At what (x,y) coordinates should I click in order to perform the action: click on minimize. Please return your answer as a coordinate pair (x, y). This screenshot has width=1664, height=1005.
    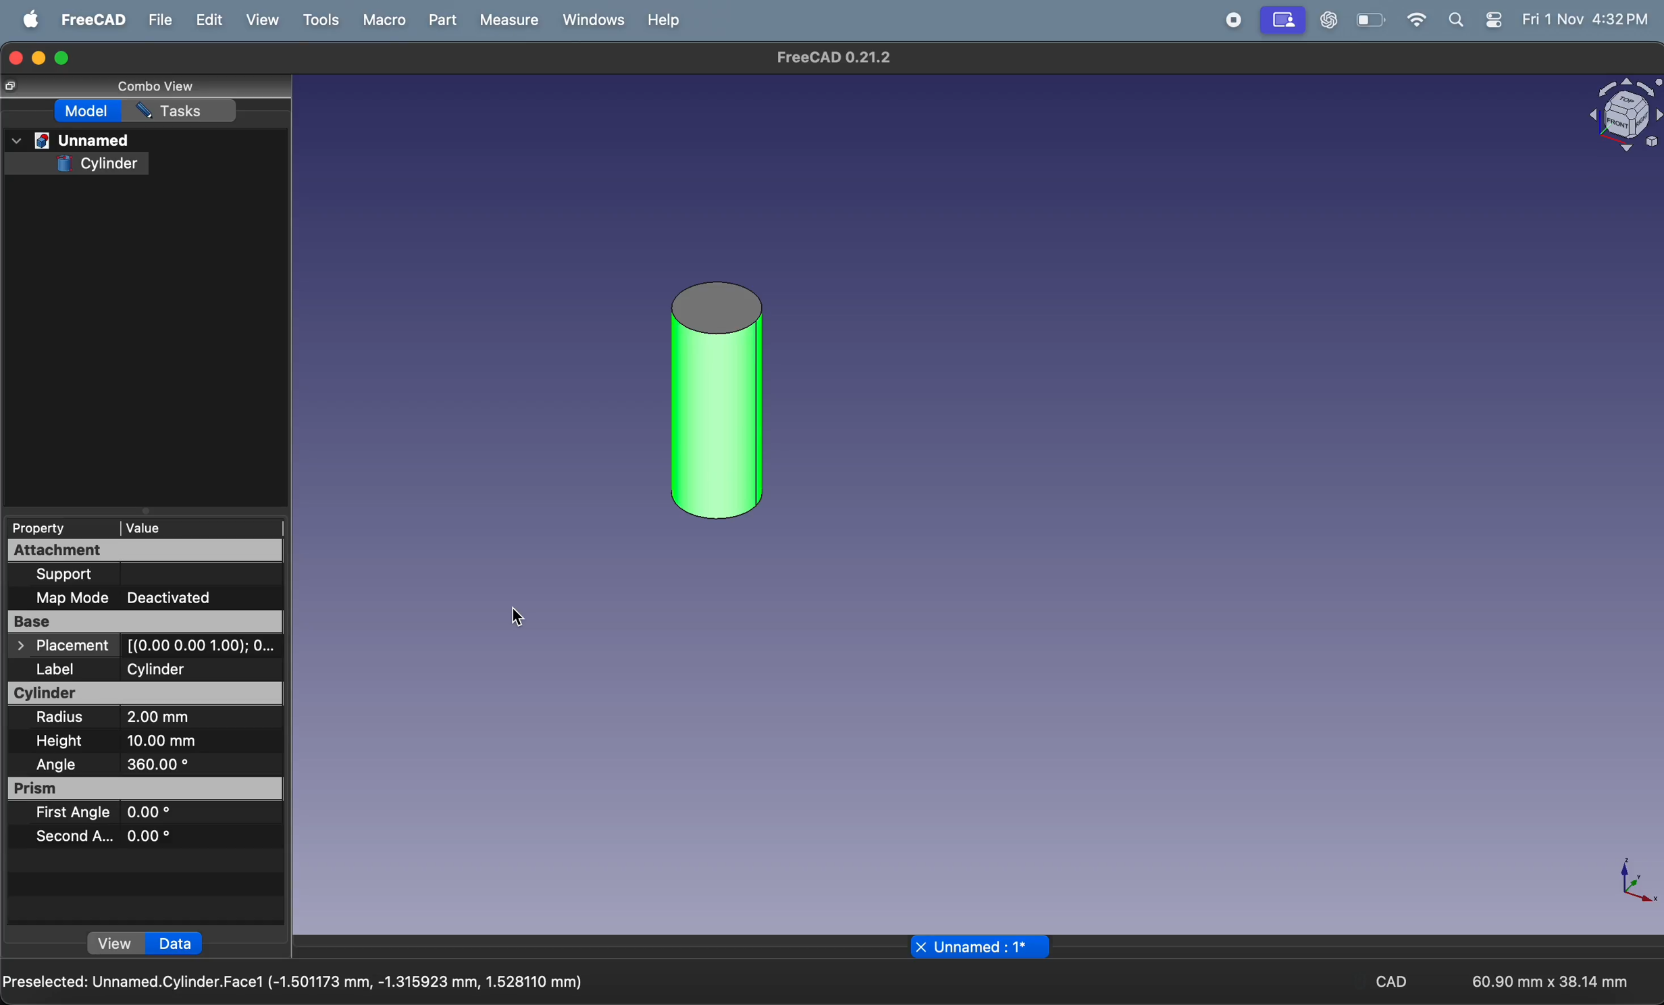
    Looking at the image, I should click on (40, 58).